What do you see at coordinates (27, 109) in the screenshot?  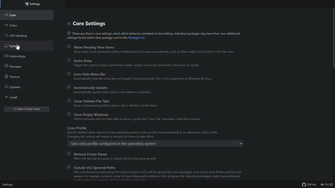 I see `open folder` at bounding box center [27, 109].